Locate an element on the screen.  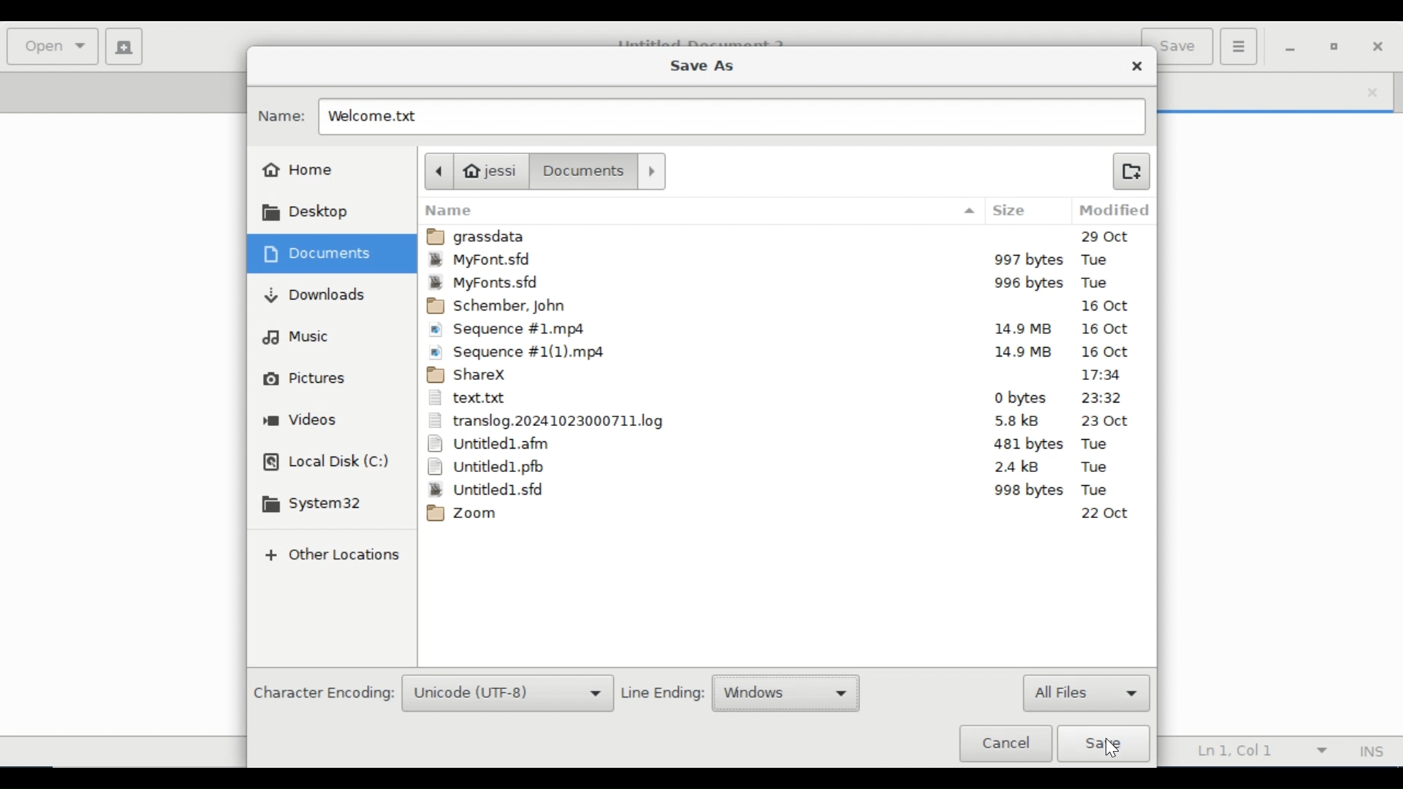
Untitled1.pfb 2.4kB Tue is located at coordinates (783, 468).